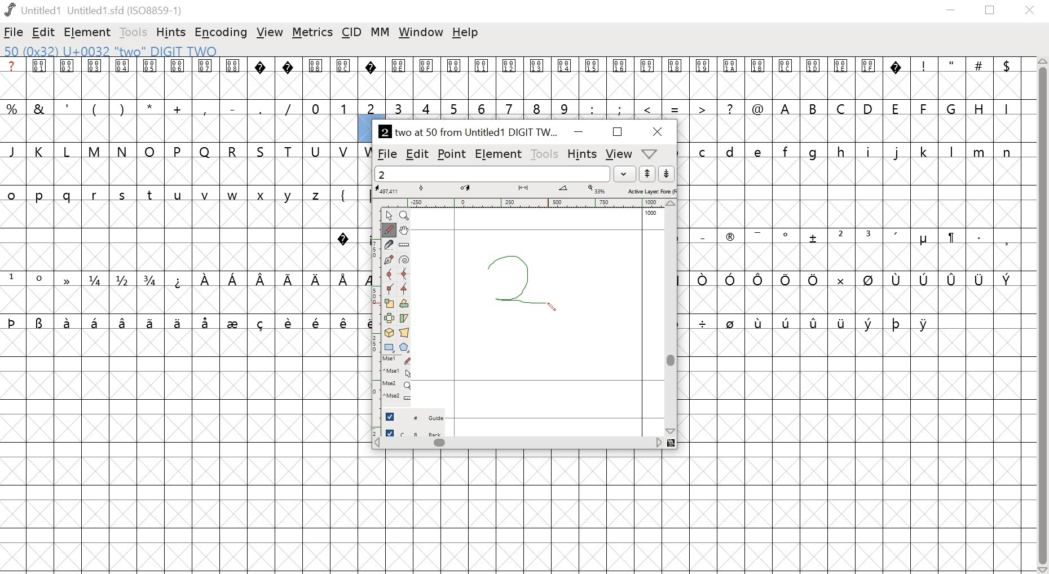 The width and height of the screenshot is (1049, 574). What do you see at coordinates (390, 347) in the screenshot?
I see `rectangle/ellipse` at bounding box center [390, 347].